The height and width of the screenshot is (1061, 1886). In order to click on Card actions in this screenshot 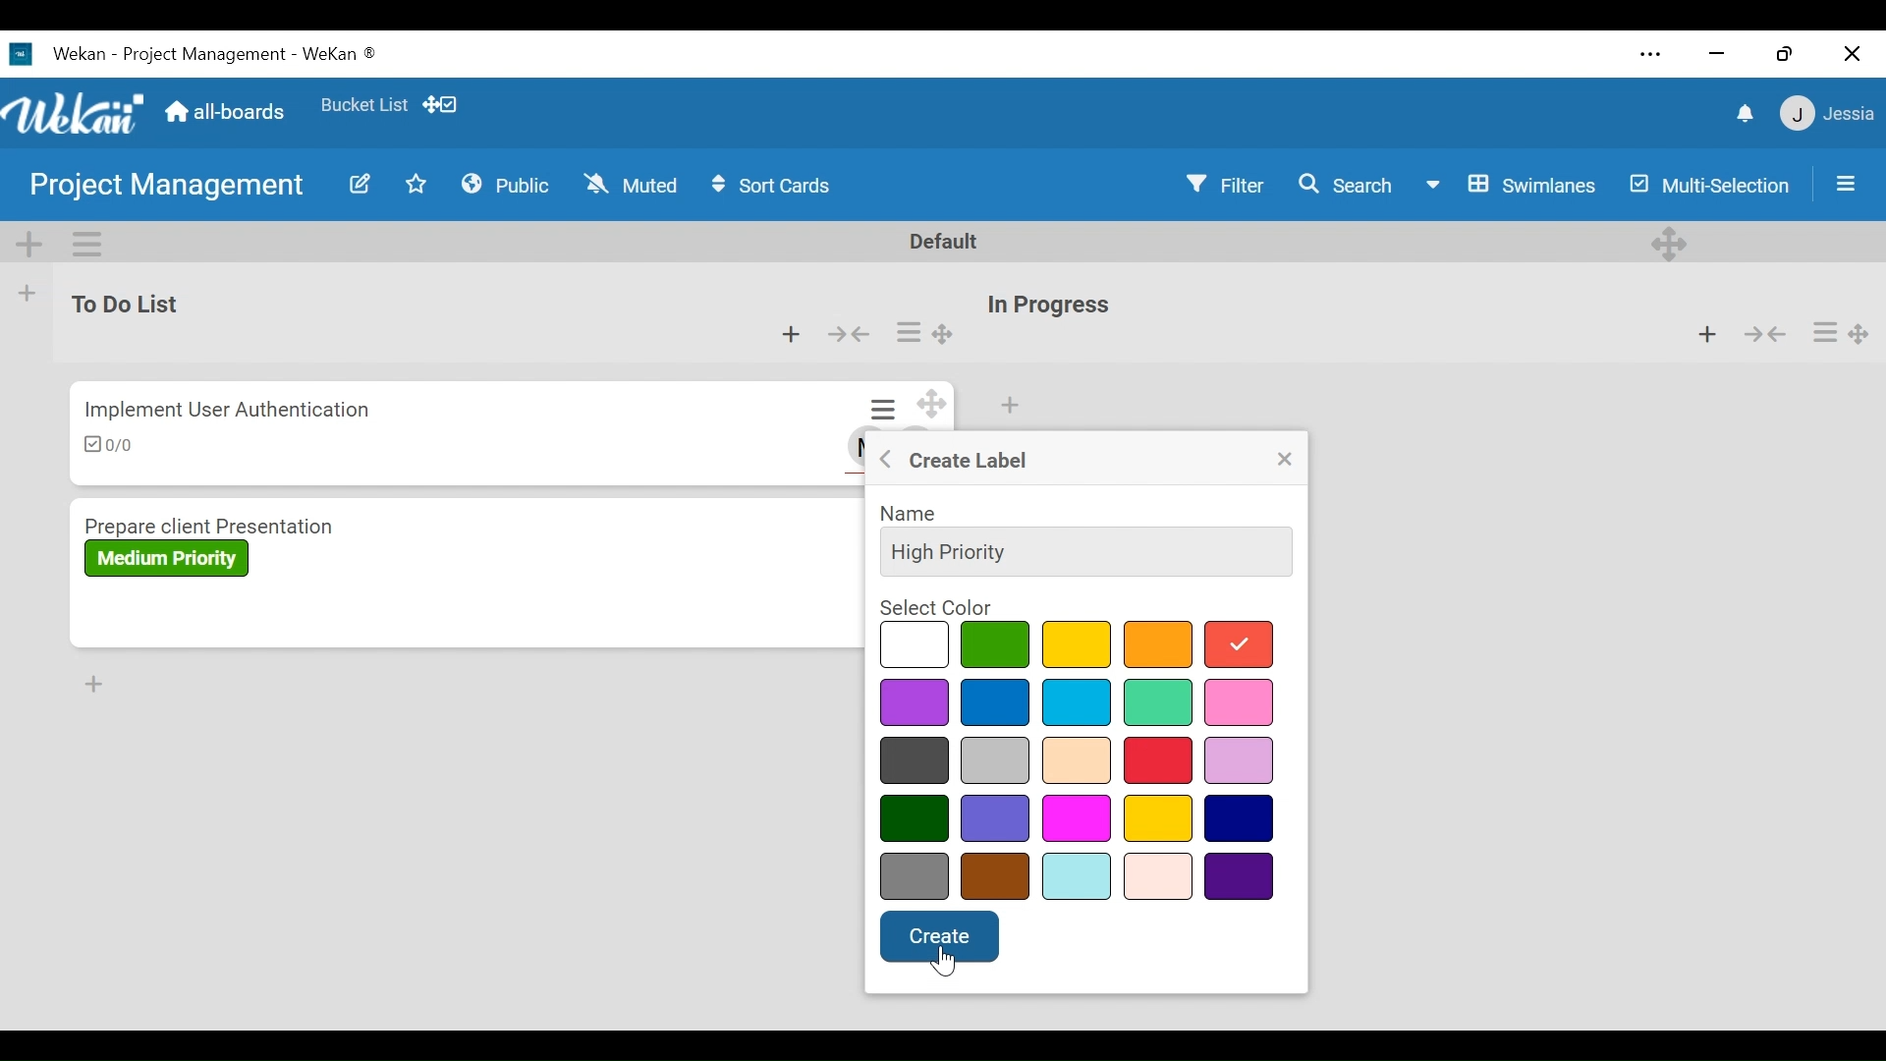, I will do `click(1823, 332)`.